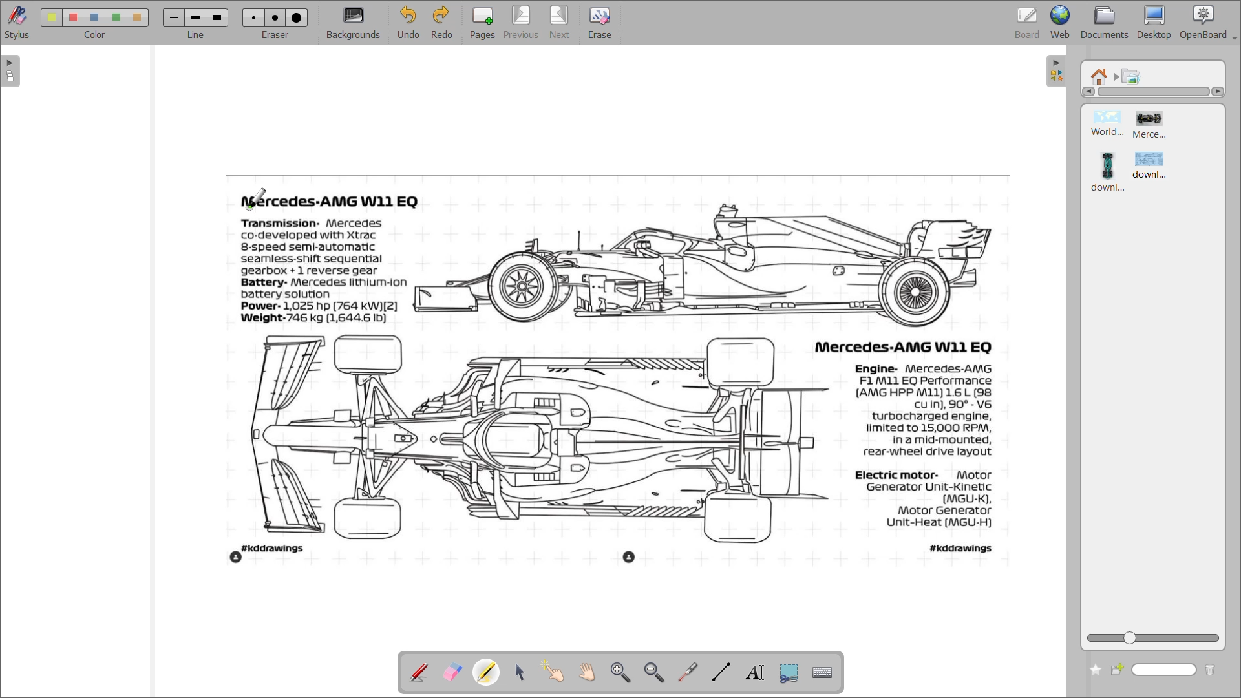  What do you see at coordinates (196, 19) in the screenshot?
I see `line 2` at bounding box center [196, 19].